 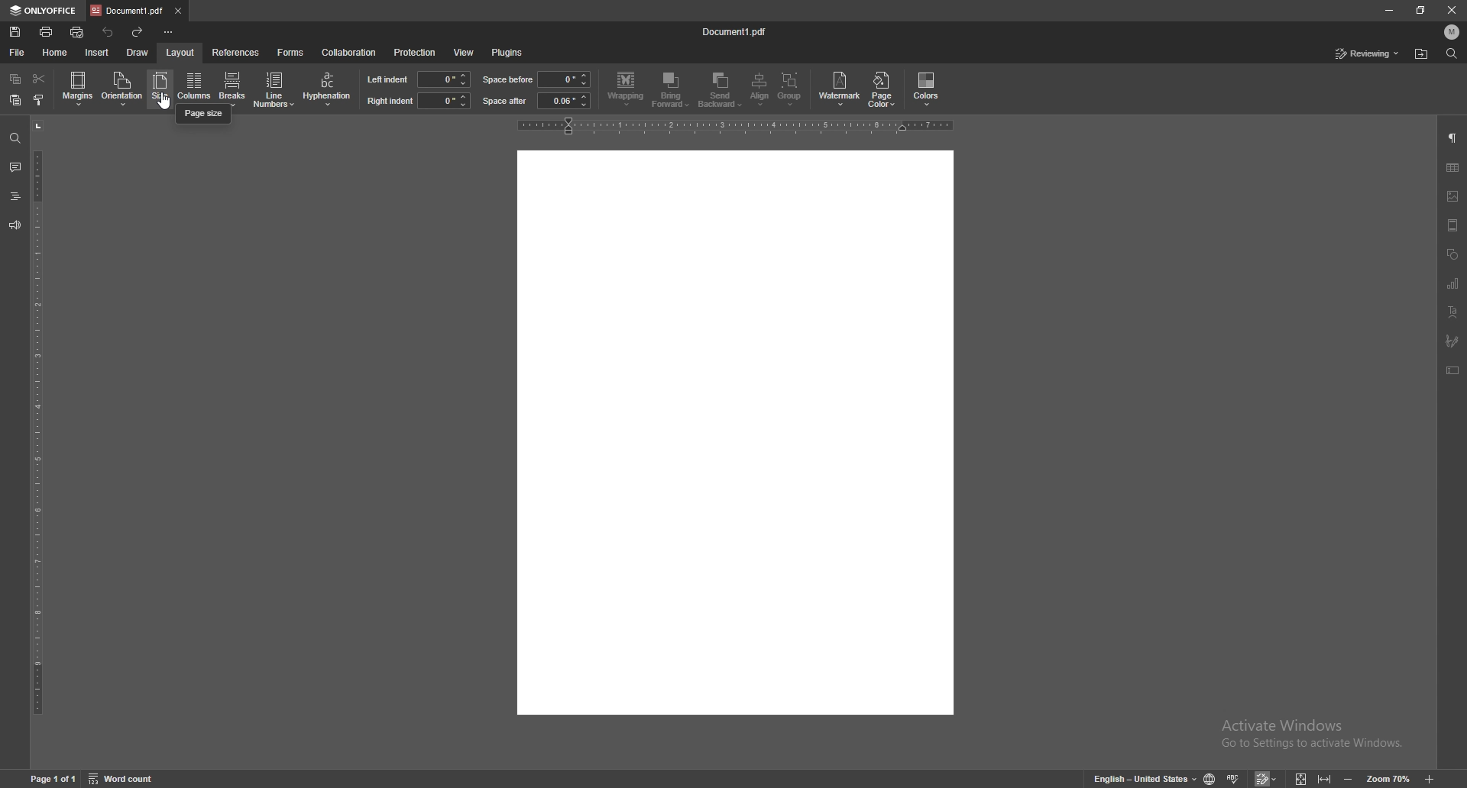 I want to click on quick print, so click(x=78, y=32).